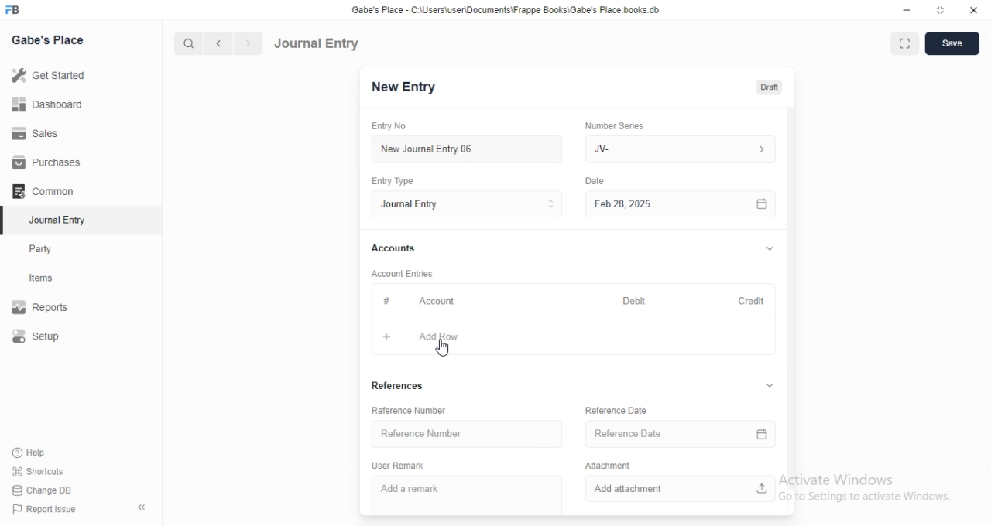 This screenshot has width=991, height=526. What do you see at coordinates (906, 12) in the screenshot?
I see `minimize` at bounding box center [906, 12].